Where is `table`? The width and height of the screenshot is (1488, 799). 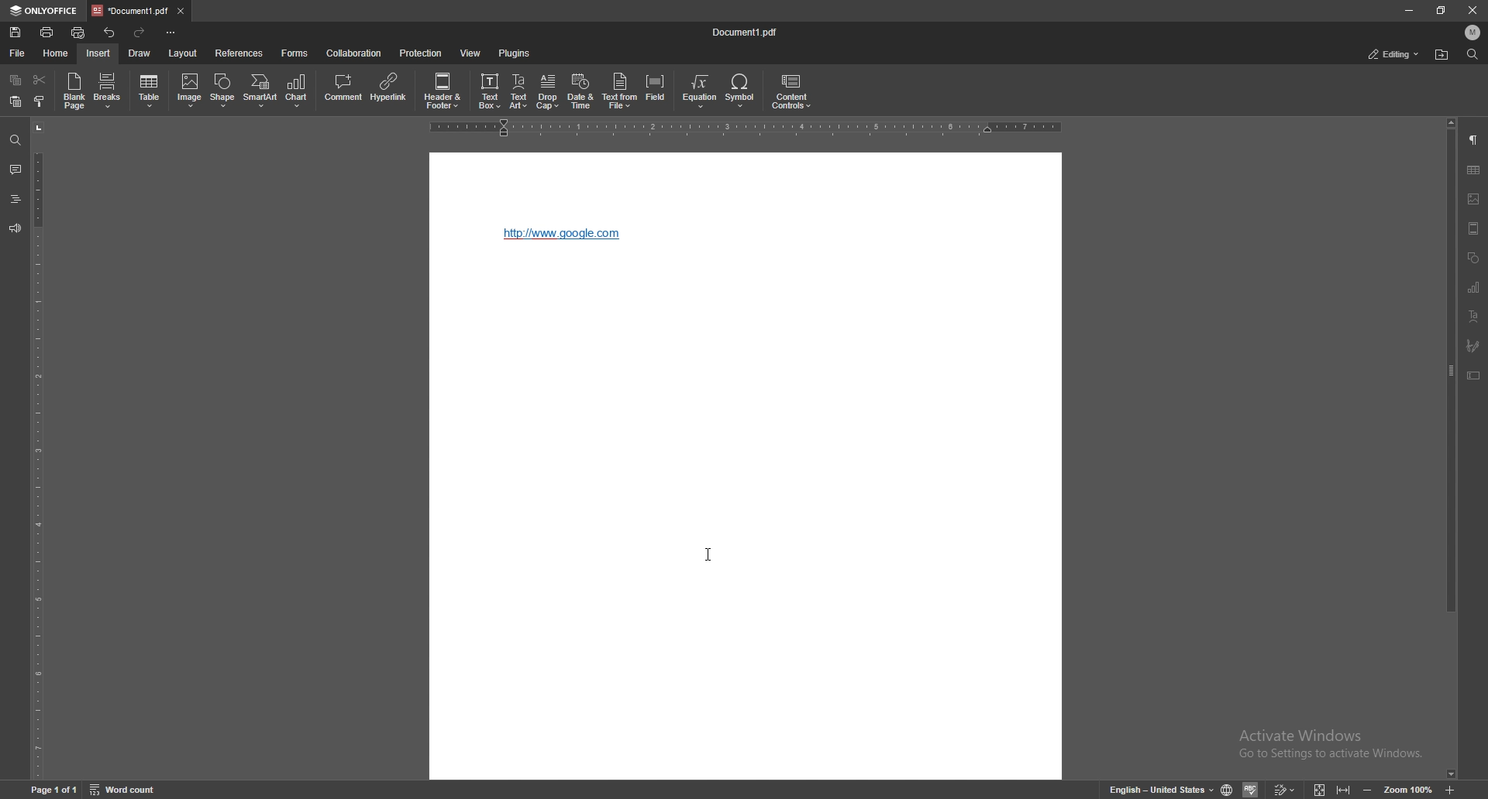
table is located at coordinates (150, 91).